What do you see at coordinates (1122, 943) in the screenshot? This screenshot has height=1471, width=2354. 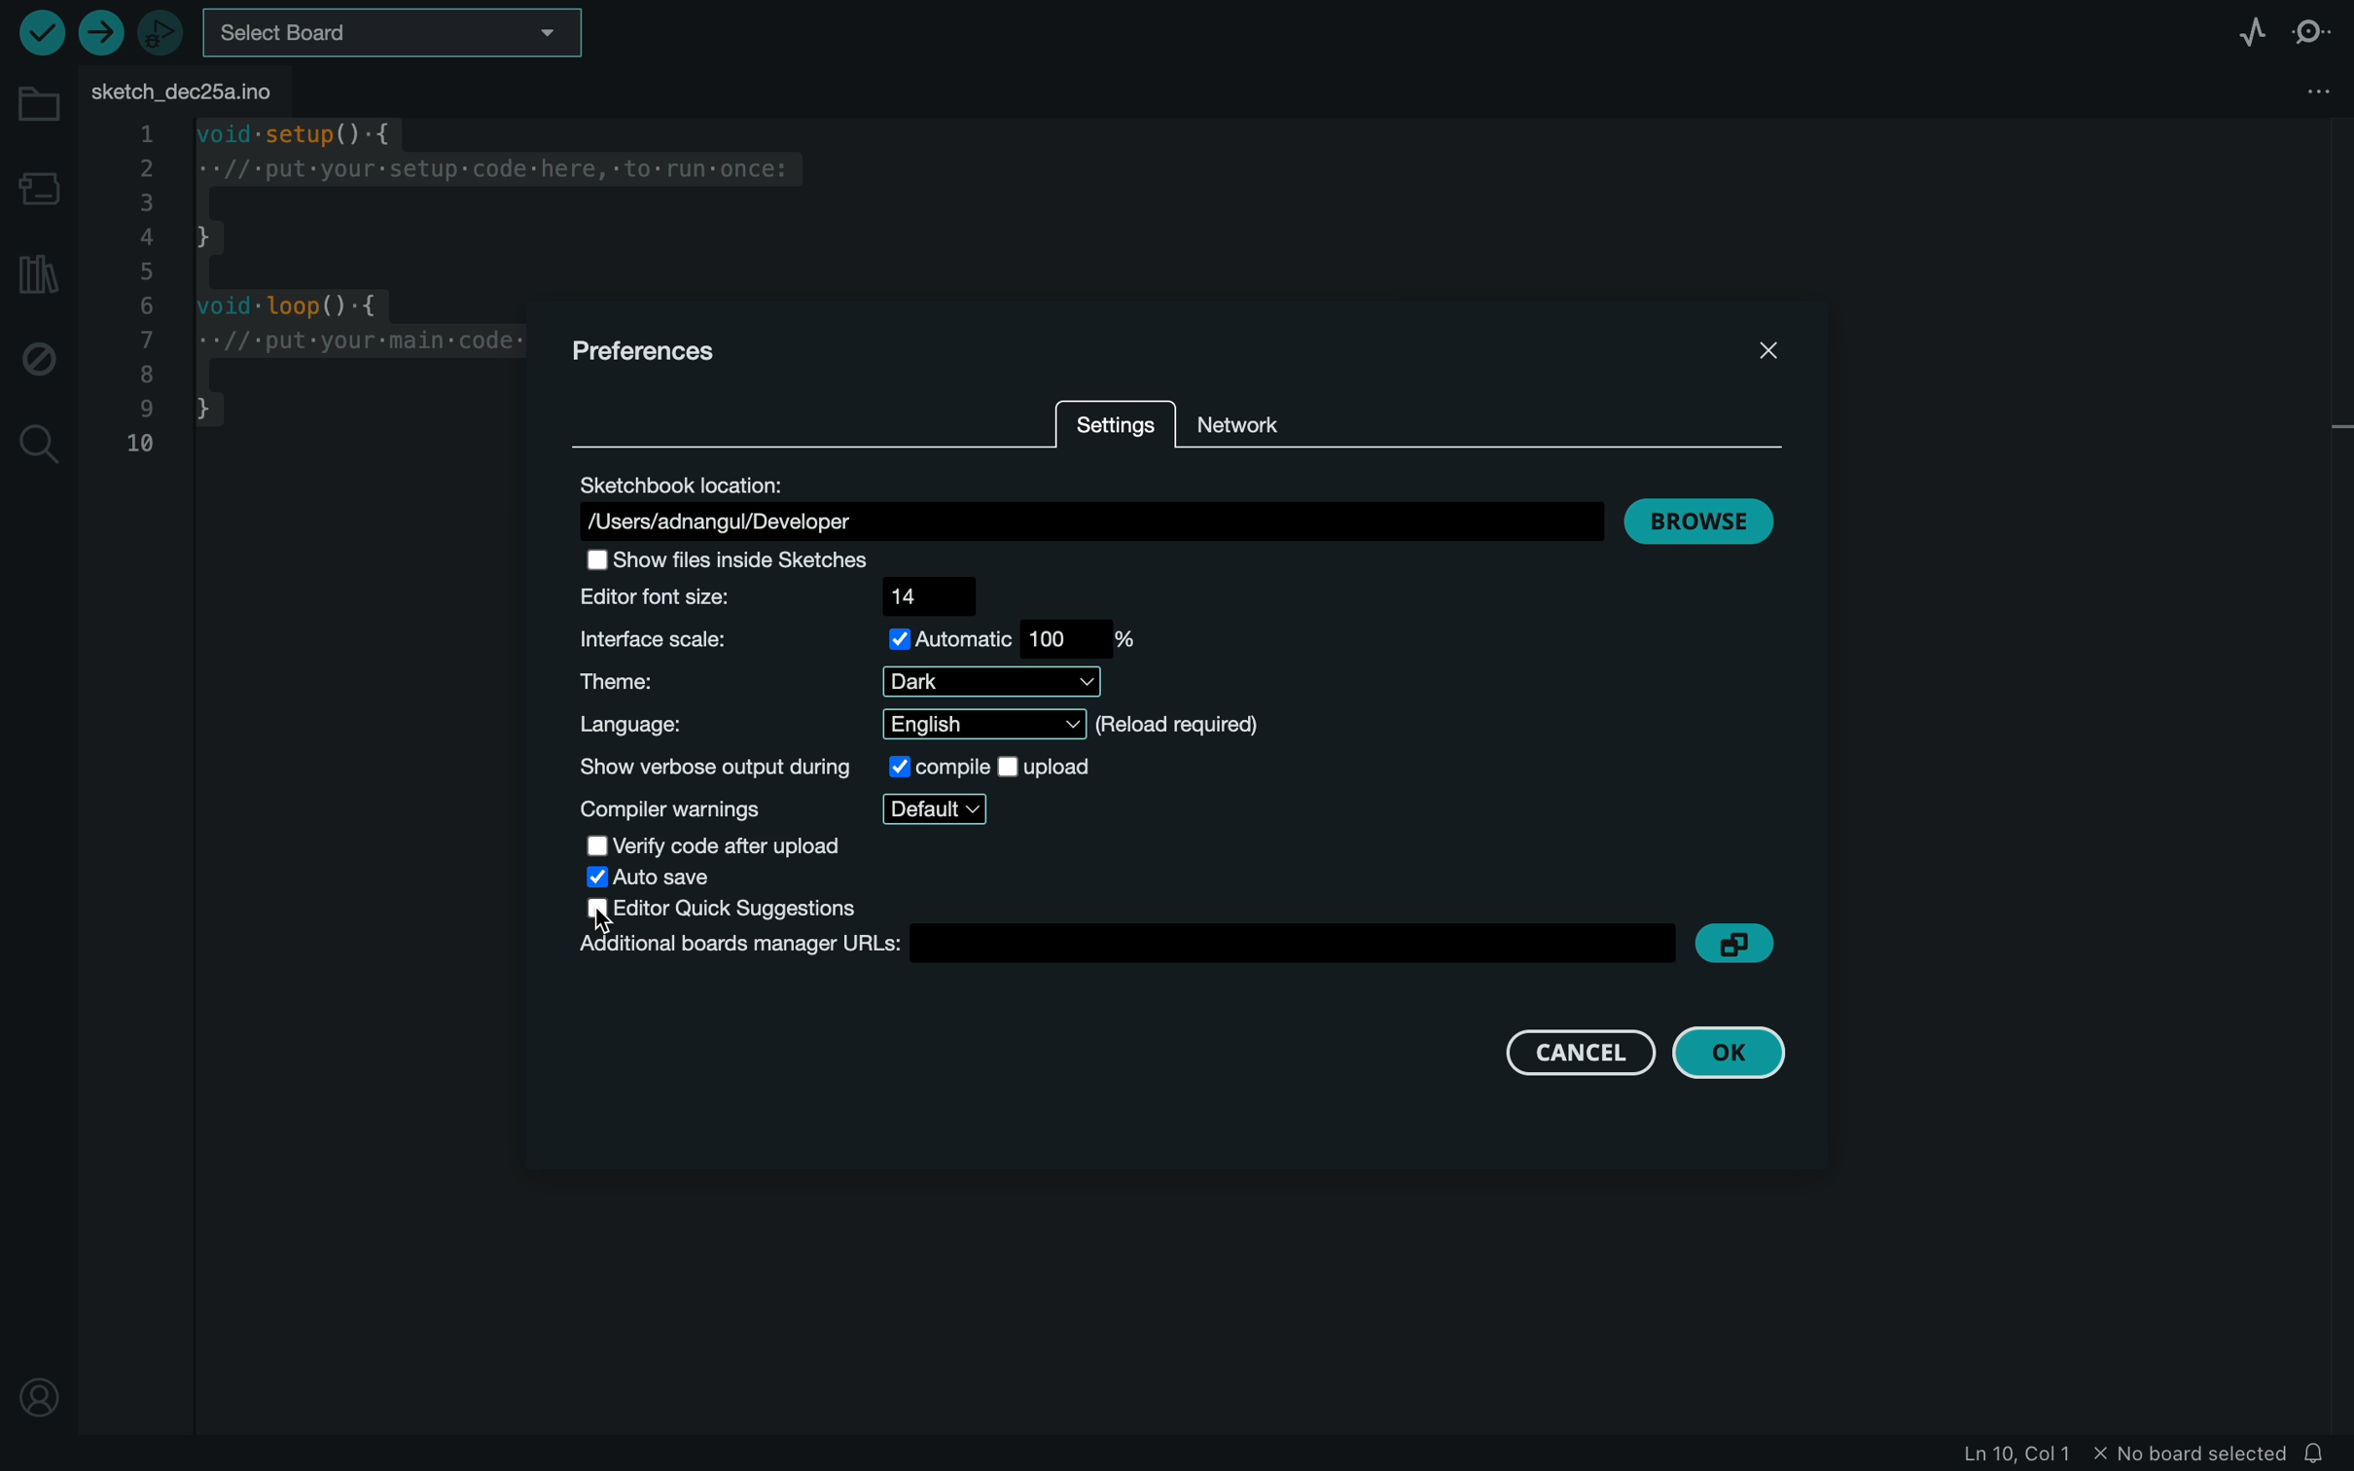 I see `additional  board` at bounding box center [1122, 943].